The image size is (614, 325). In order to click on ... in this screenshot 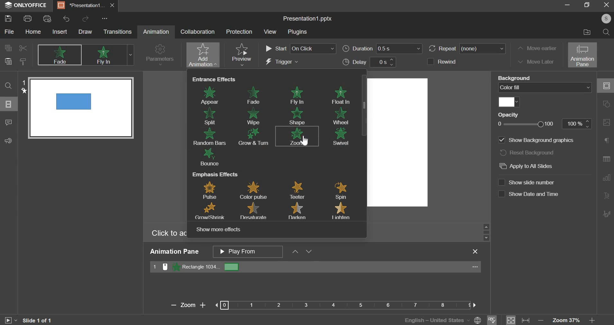, I will do `click(475, 268)`.